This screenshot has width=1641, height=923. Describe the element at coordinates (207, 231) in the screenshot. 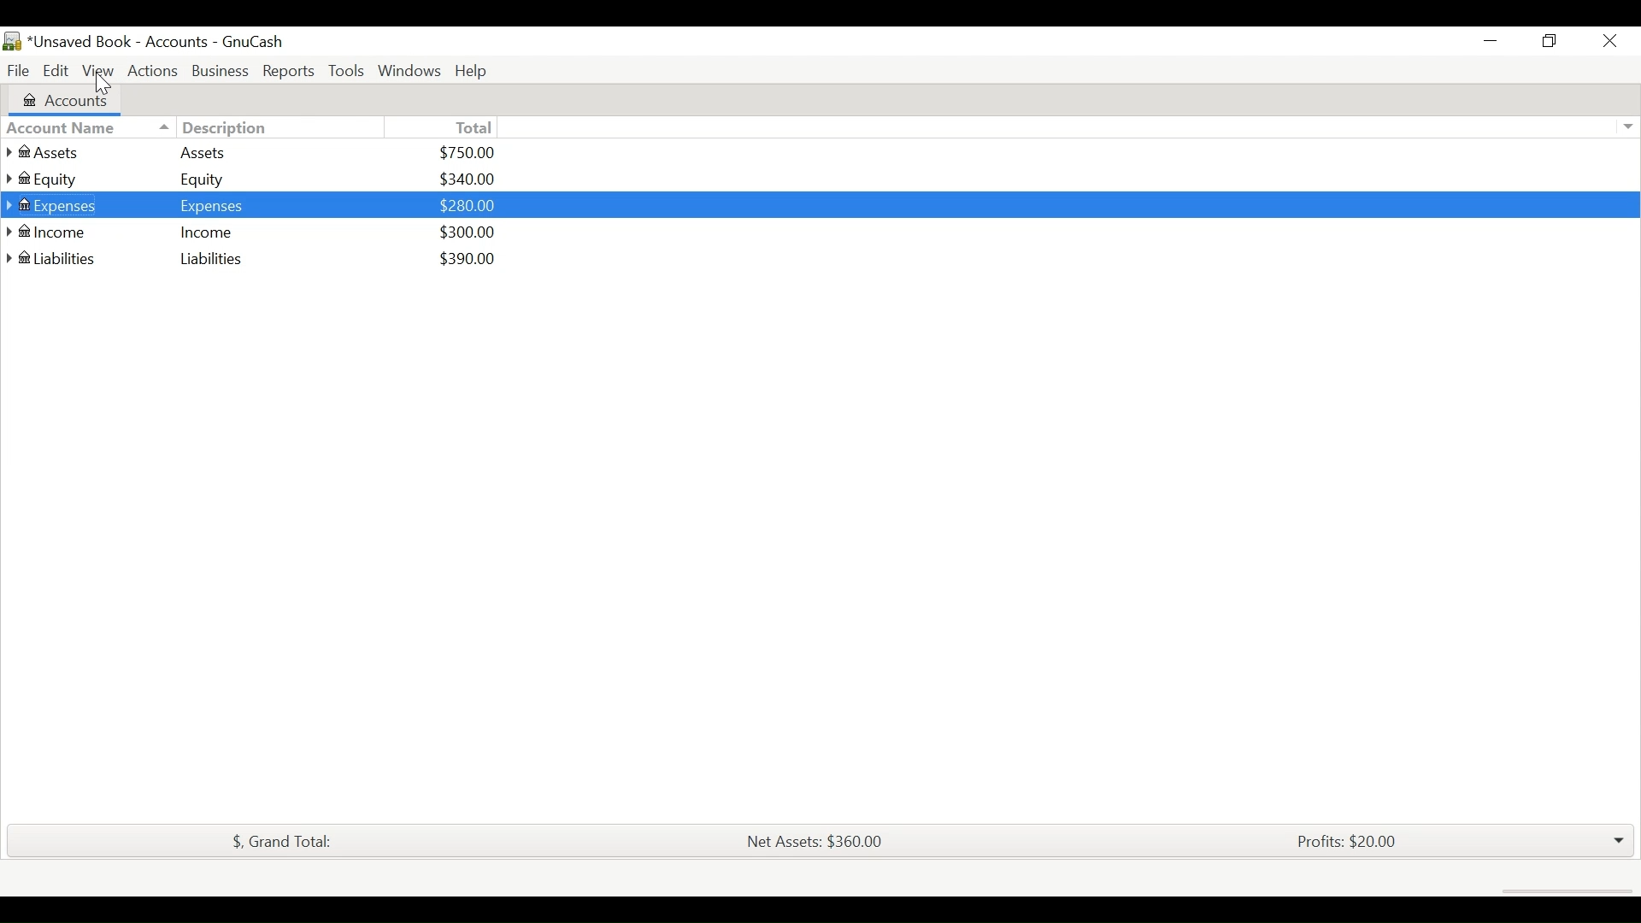

I see `Income` at that location.